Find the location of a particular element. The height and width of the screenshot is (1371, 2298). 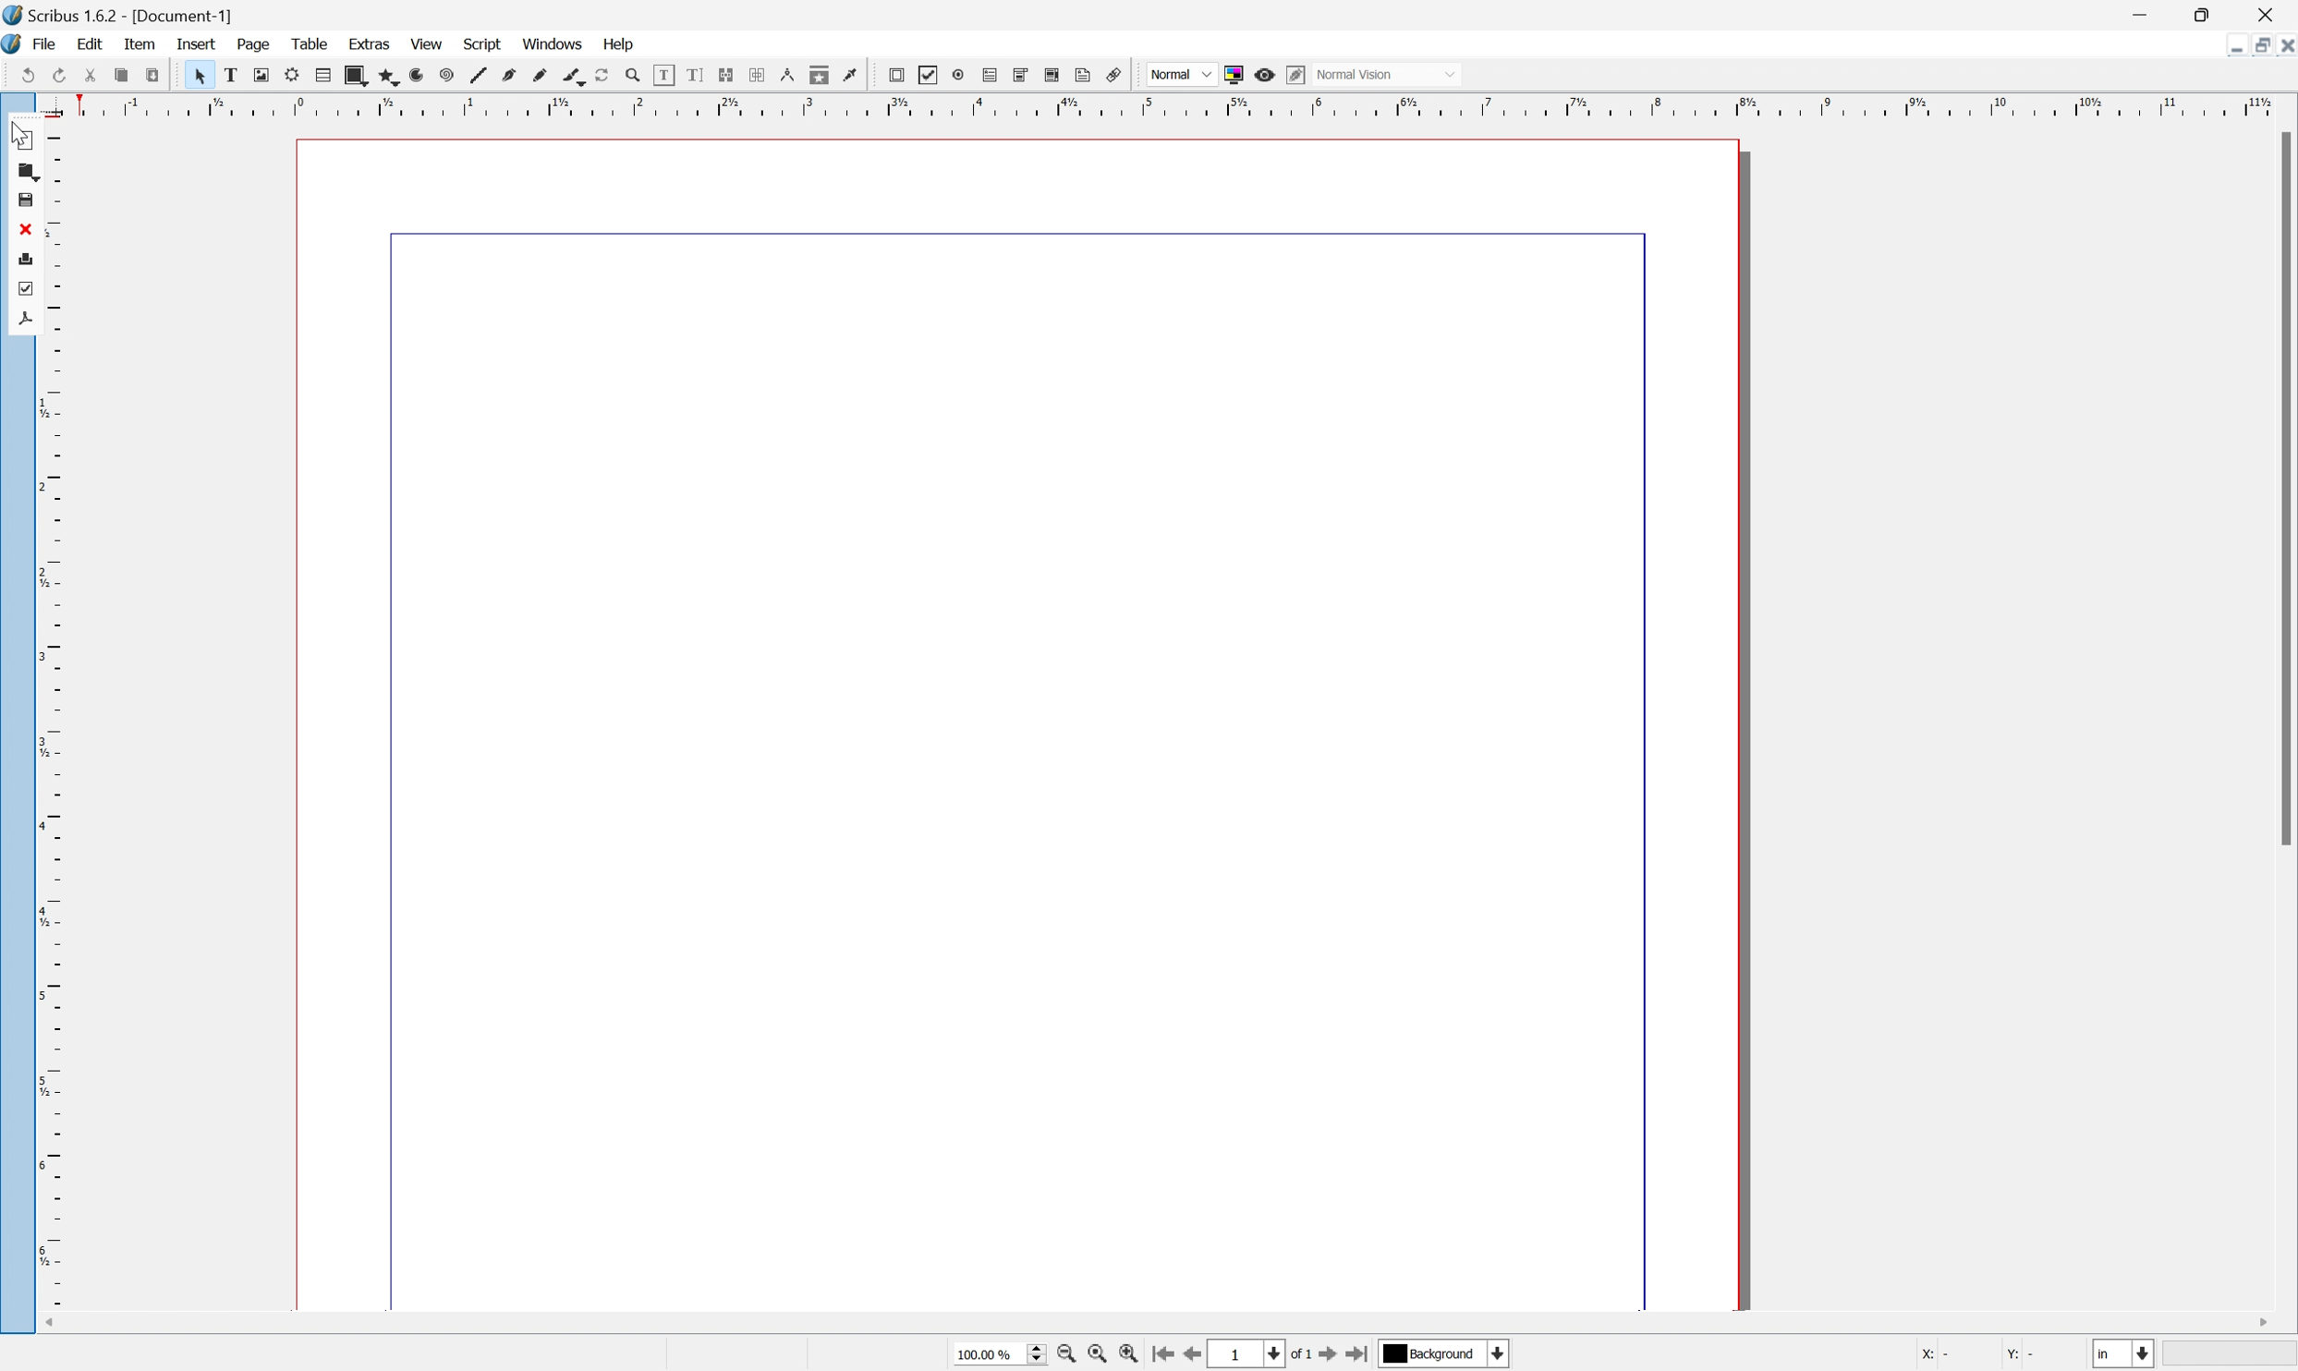

redo is located at coordinates (296, 76).